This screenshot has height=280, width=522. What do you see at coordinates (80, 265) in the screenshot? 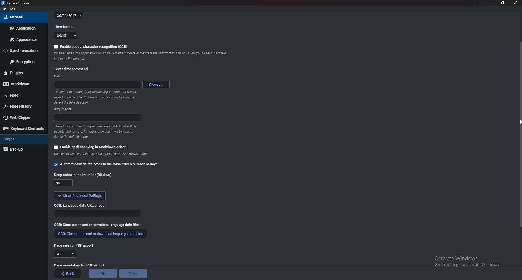
I see `Page orientation for pdf export` at bounding box center [80, 265].